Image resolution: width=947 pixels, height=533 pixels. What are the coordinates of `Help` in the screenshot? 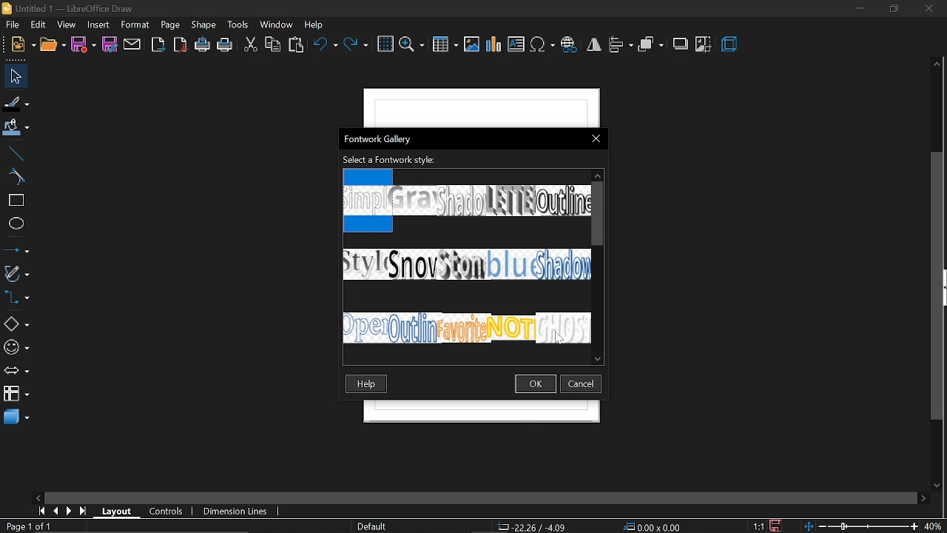 It's located at (367, 384).